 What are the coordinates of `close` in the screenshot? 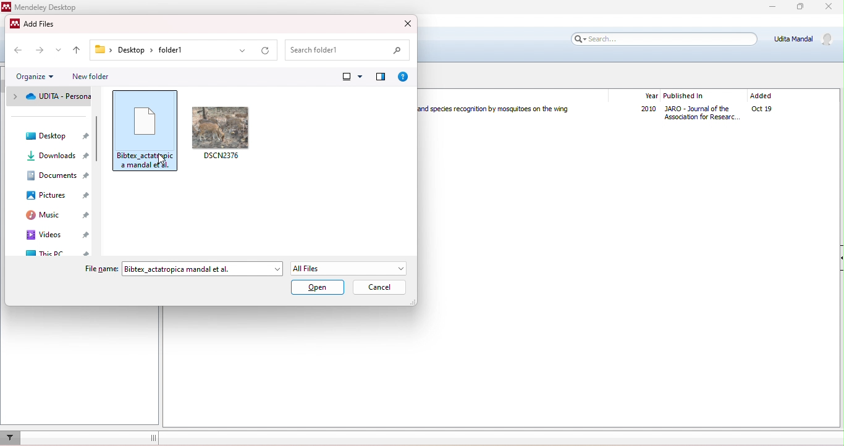 It's located at (406, 23).